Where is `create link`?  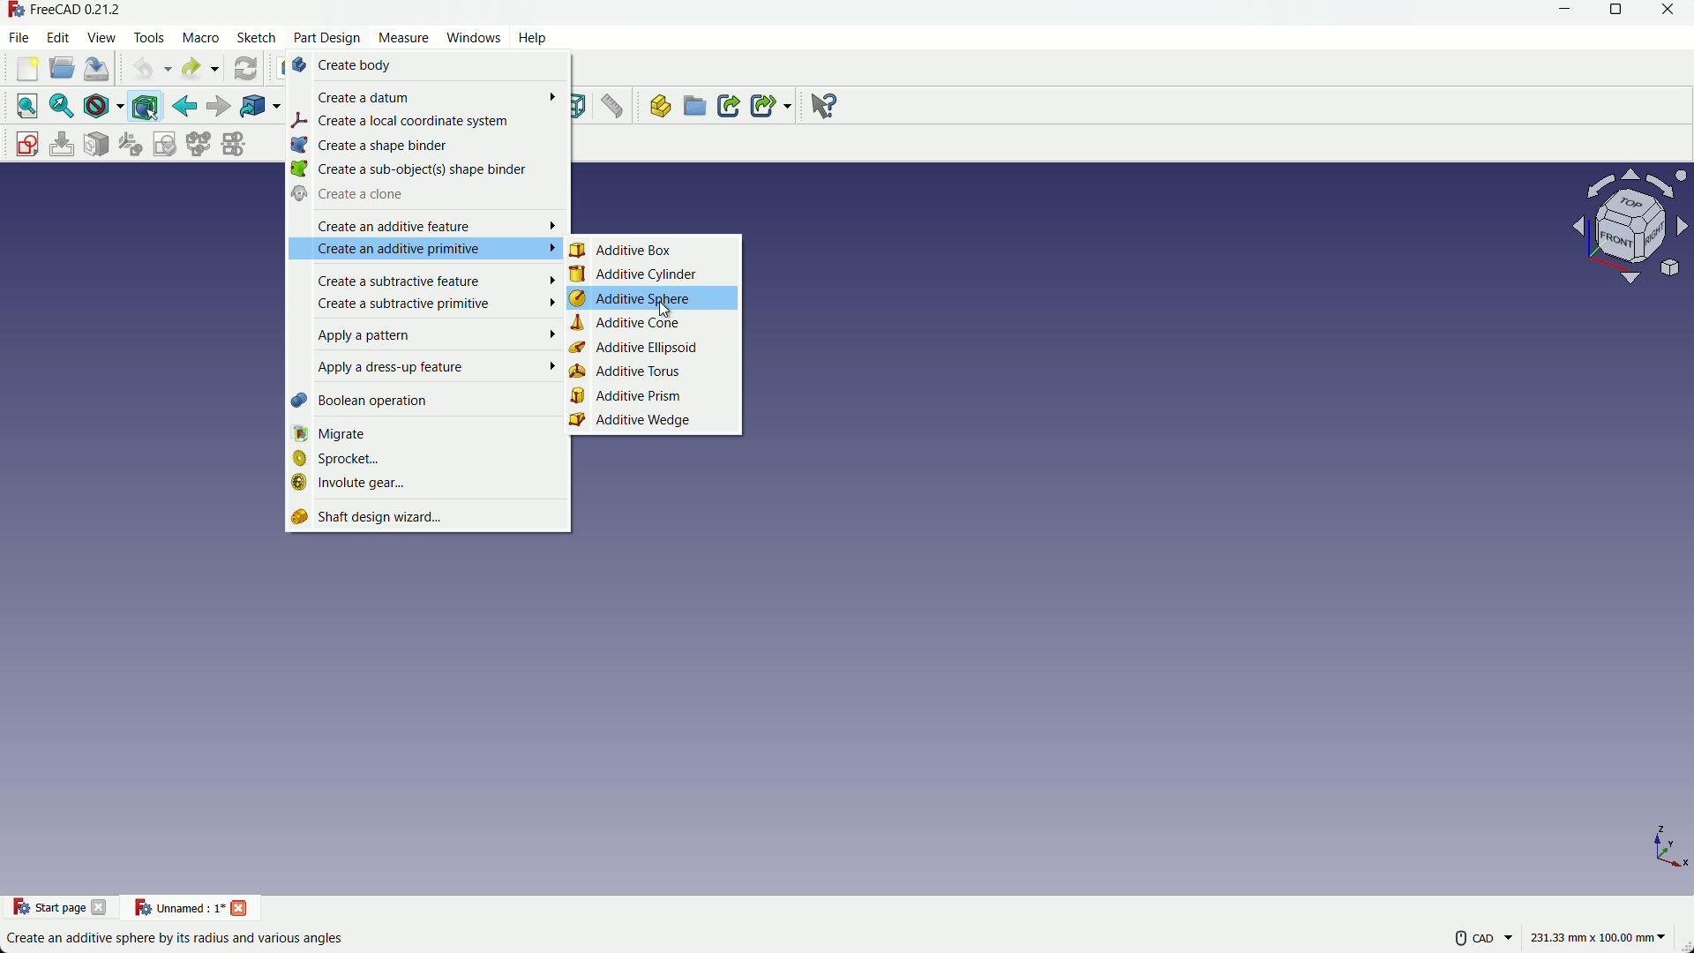 create link is located at coordinates (728, 106).